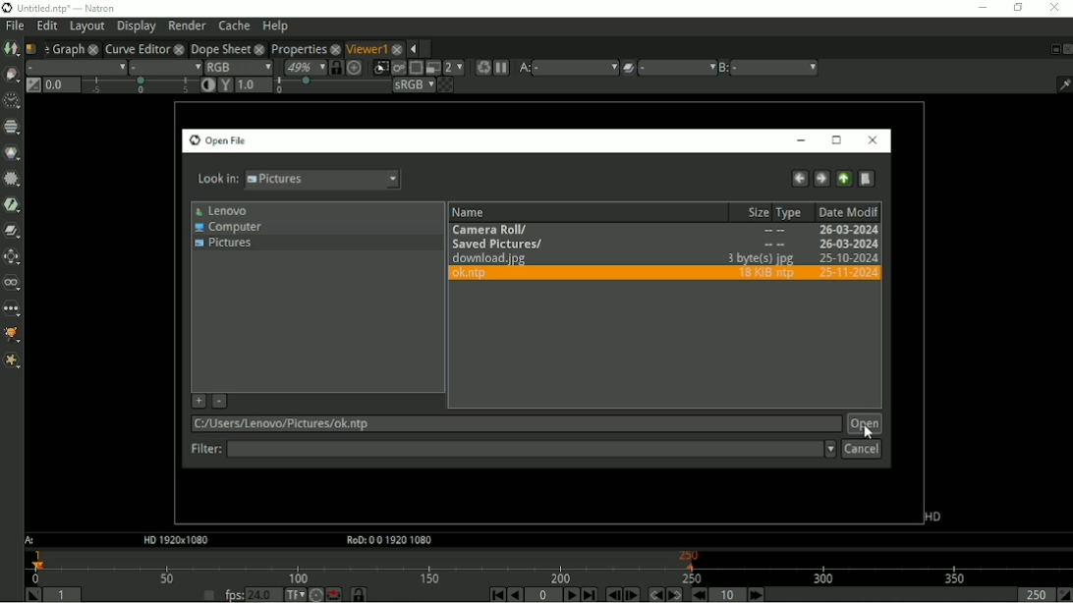 This screenshot has width=1073, height=603. Describe the element at coordinates (333, 594) in the screenshot. I see `Behaviour` at that location.